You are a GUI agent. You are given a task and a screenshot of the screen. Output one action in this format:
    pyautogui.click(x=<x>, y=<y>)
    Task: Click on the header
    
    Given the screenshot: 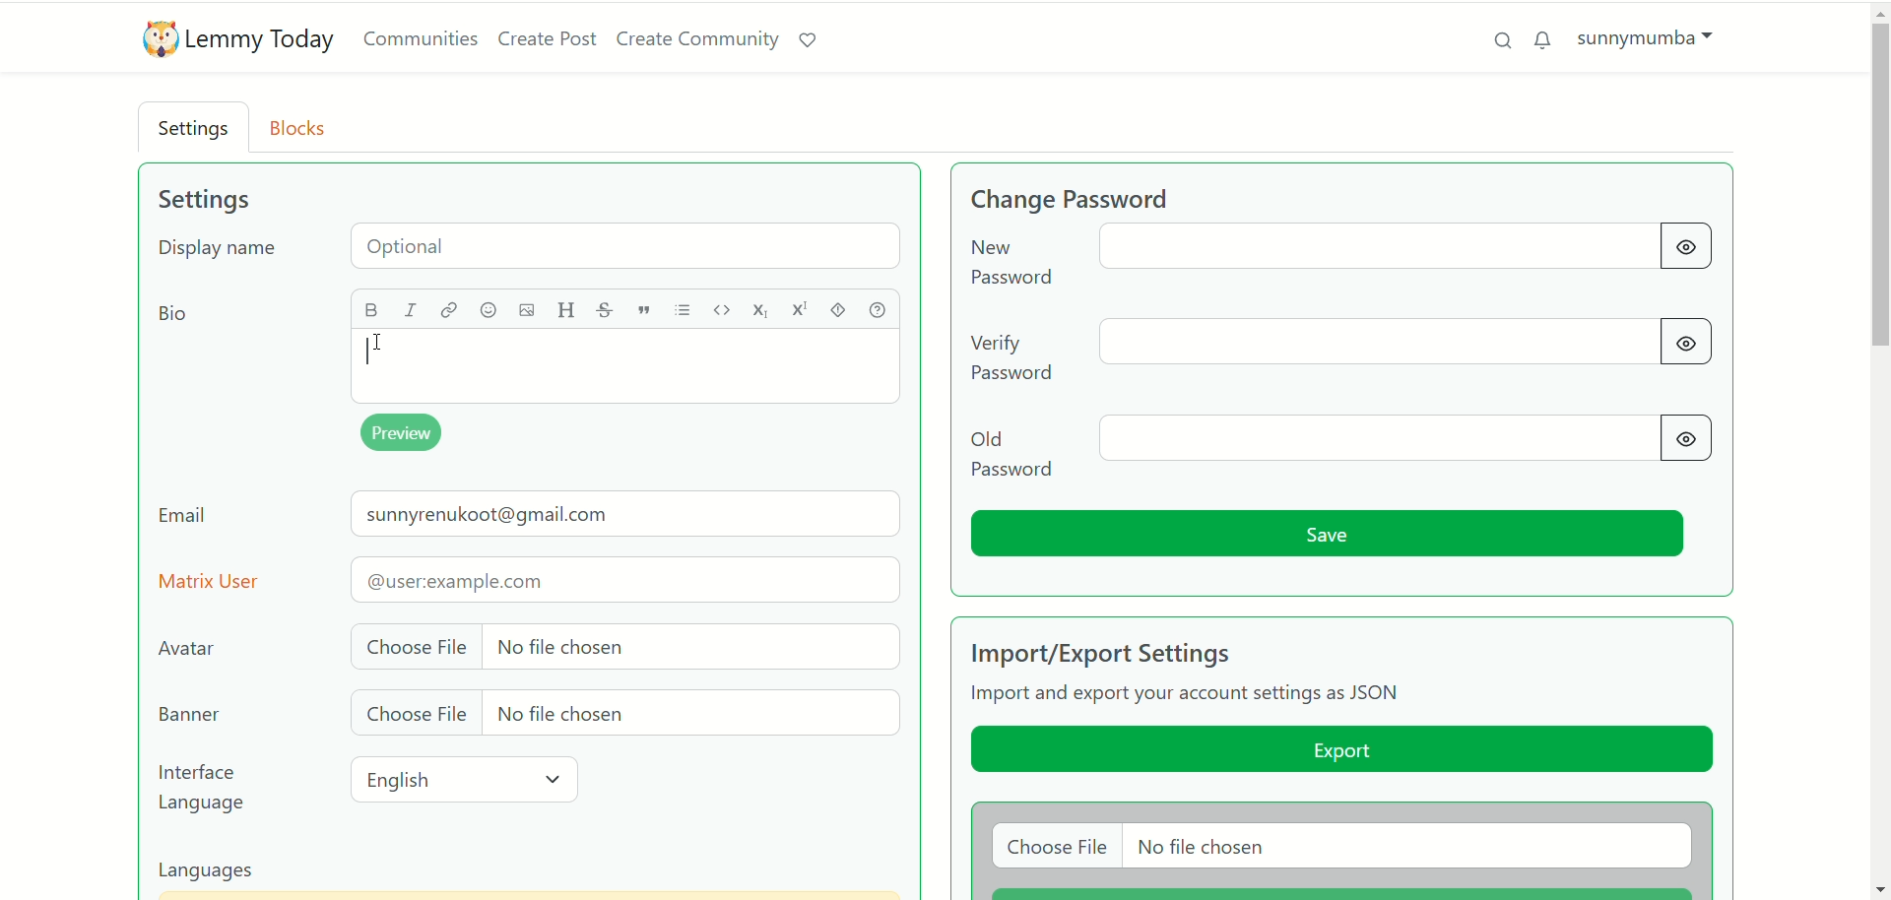 What is the action you would take?
    pyautogui.click(x=565, y=310)
    